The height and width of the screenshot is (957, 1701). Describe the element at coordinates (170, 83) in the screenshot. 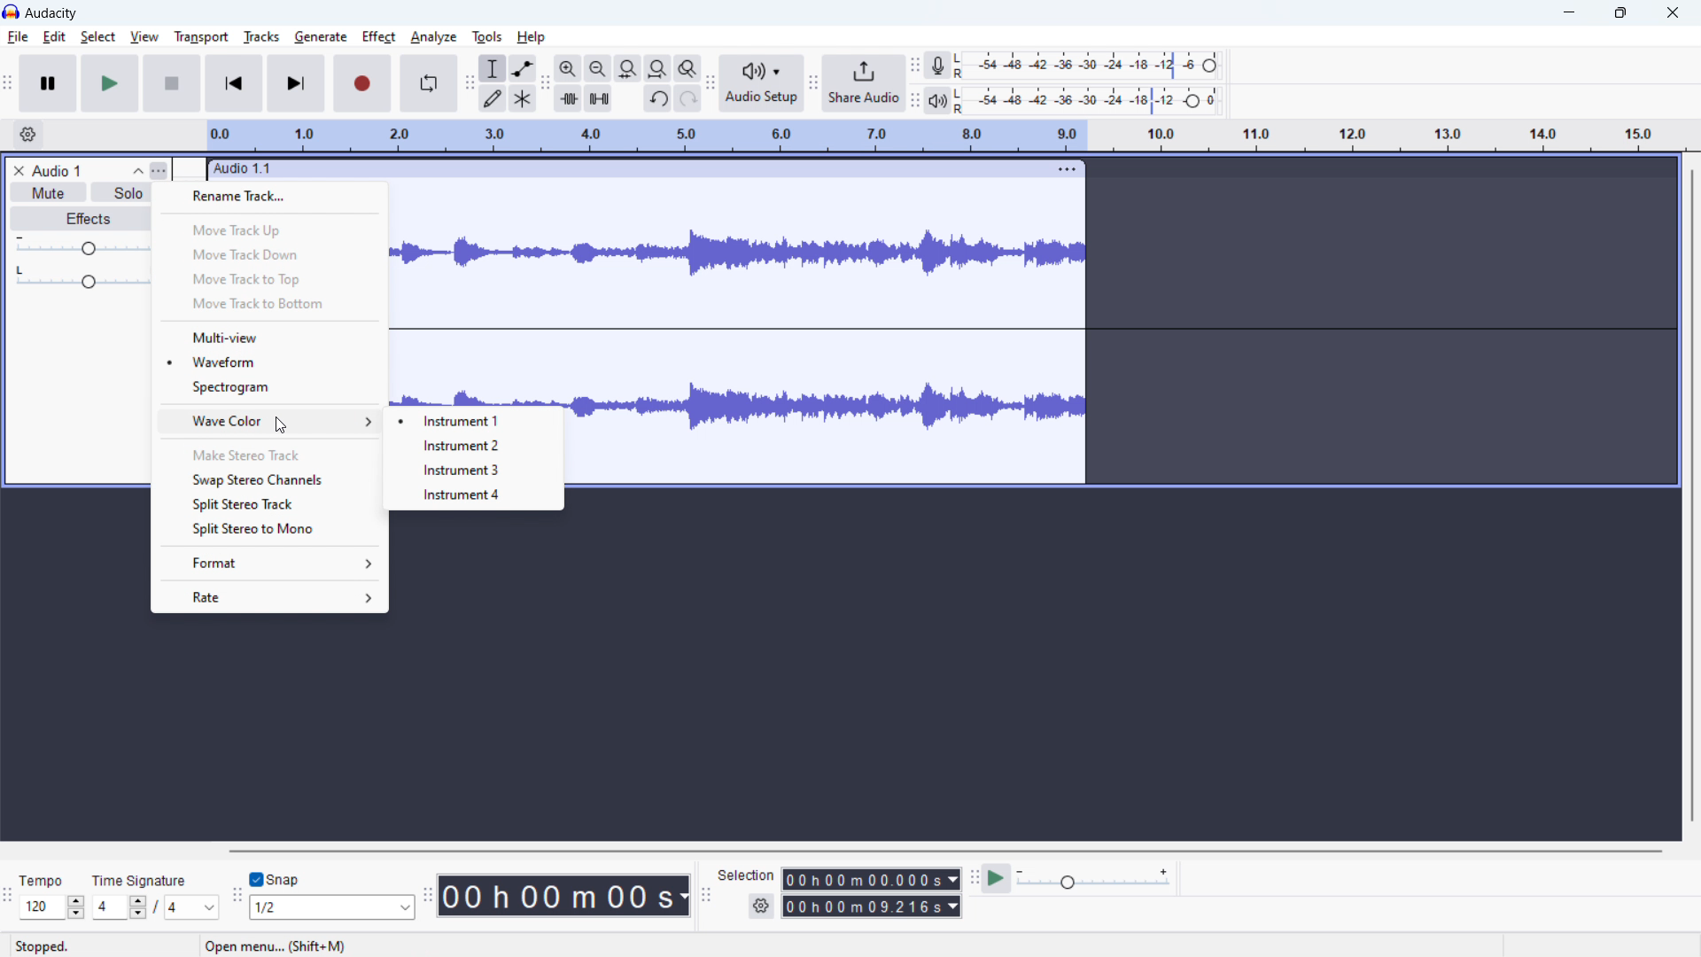

I see `stop` at that location.